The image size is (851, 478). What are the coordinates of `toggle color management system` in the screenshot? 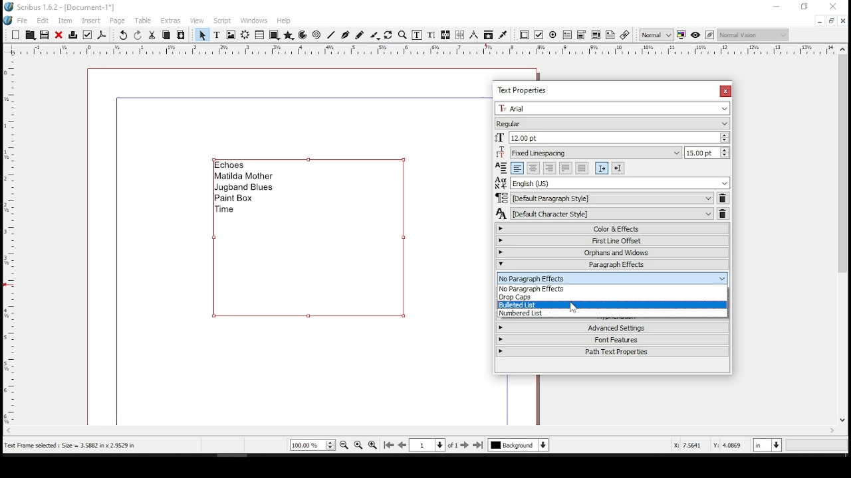 It's located at (681, 36).